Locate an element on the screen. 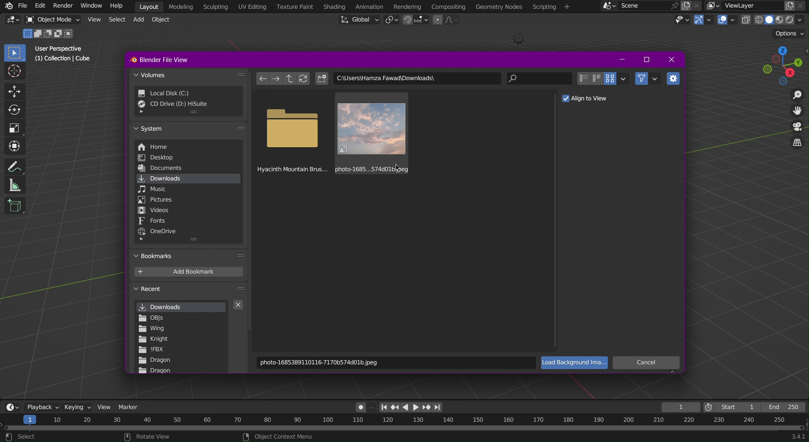  Minimize is located at coordinates (621, 59).